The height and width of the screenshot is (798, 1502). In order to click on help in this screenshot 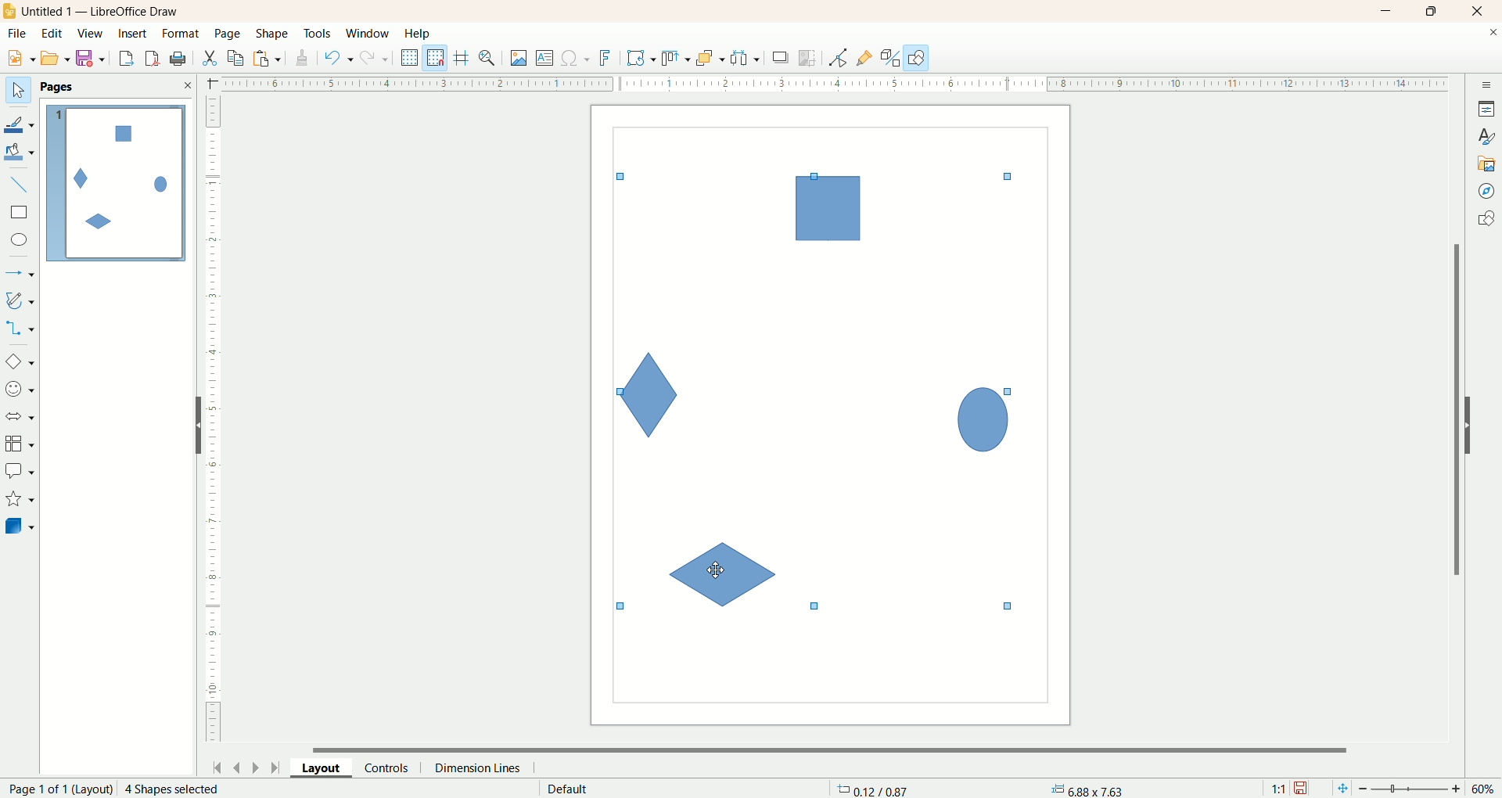, I will do `click(419, 34)`.